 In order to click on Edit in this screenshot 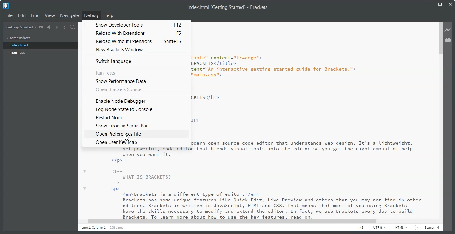, I will do `click(22, 15)`.